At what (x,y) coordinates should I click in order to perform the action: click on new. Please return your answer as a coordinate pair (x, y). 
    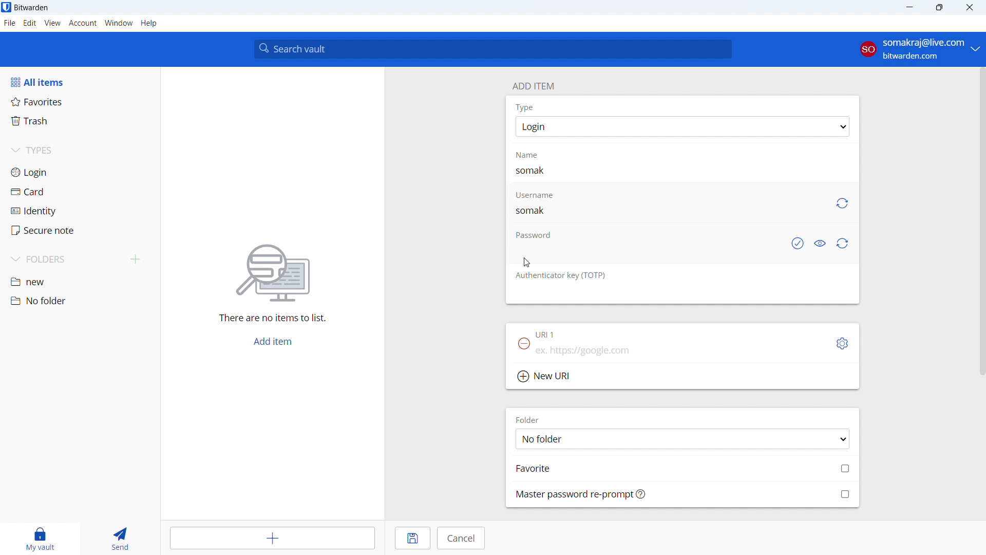
    Looking at the image, I should click on (80, 283).